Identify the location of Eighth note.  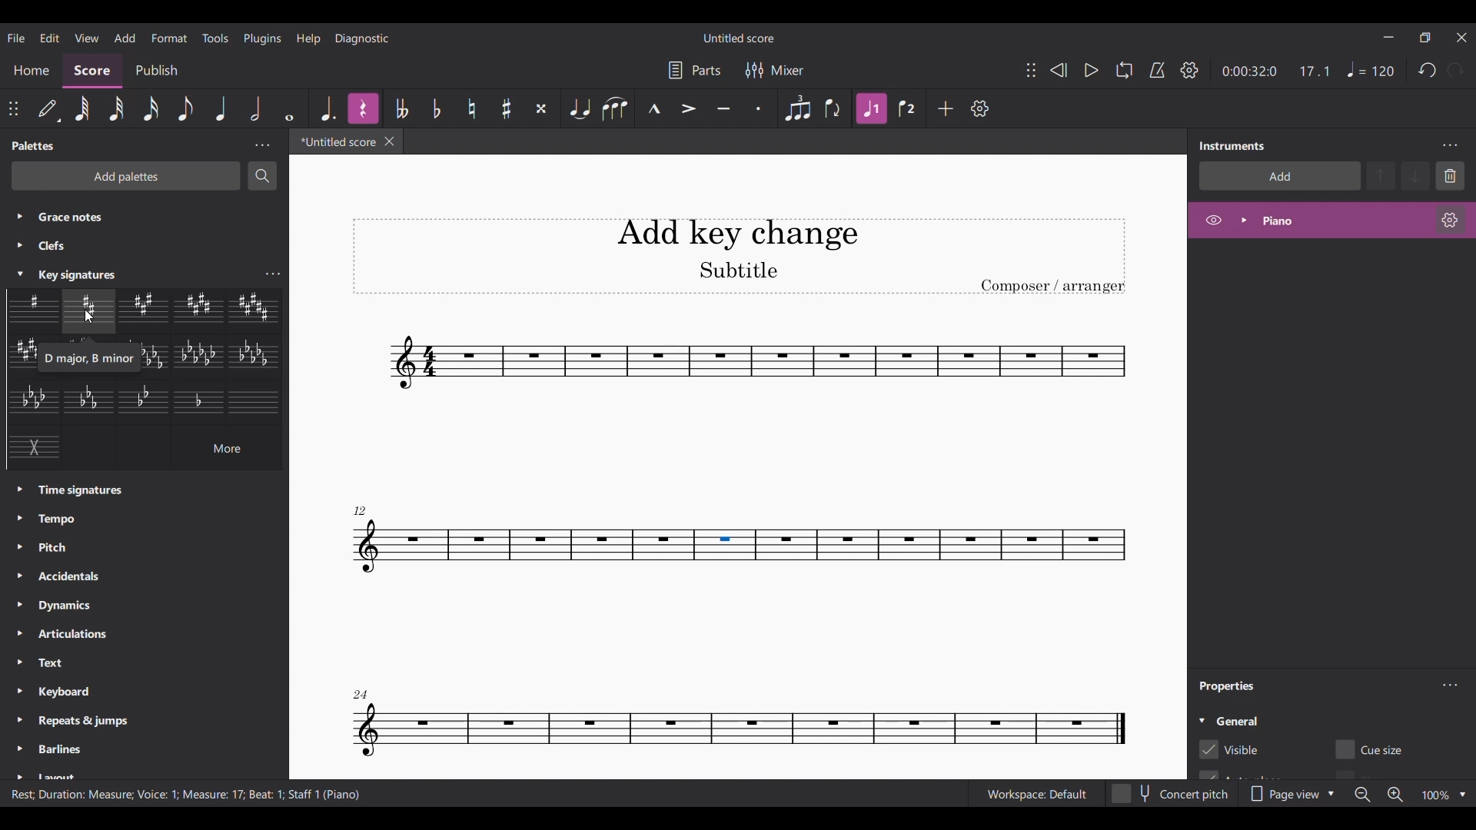
(185, 109).